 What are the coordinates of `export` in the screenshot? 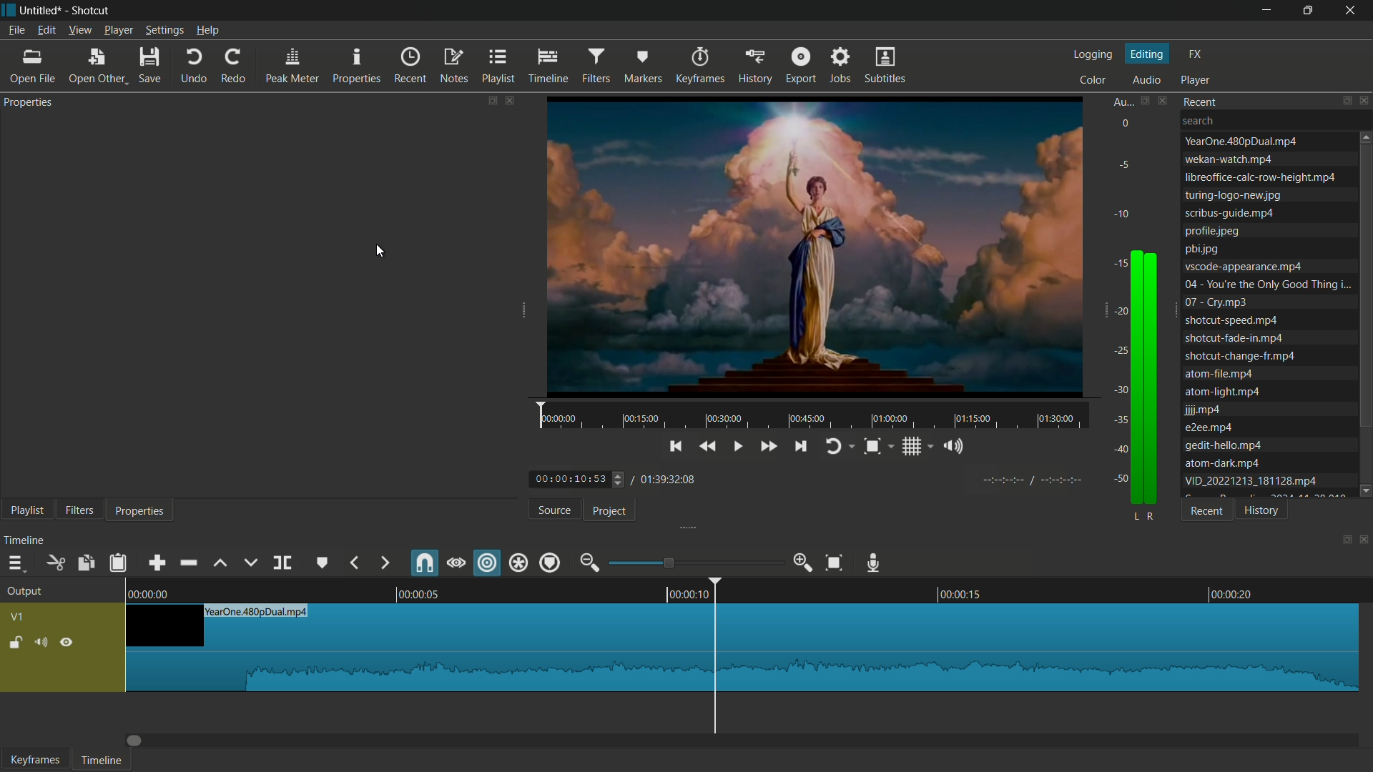 It's located at (800, 66).